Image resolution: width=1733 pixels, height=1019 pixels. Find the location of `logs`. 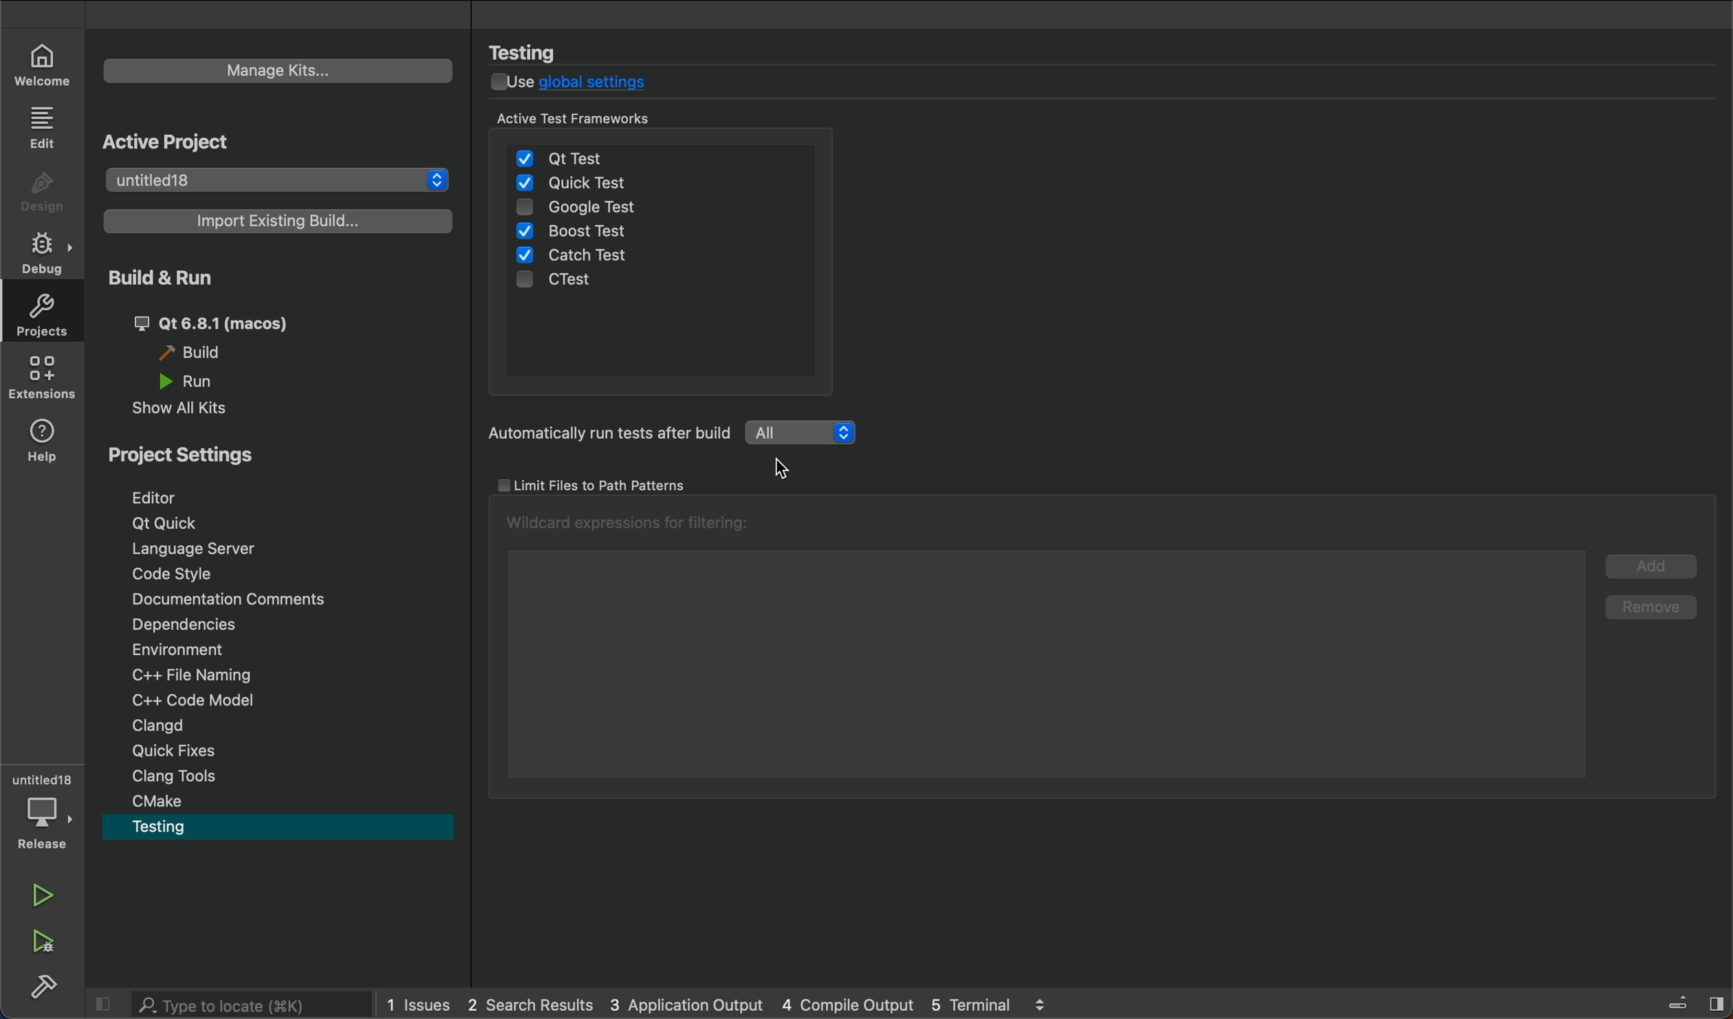

logs is located at coordinates (730, 1007).